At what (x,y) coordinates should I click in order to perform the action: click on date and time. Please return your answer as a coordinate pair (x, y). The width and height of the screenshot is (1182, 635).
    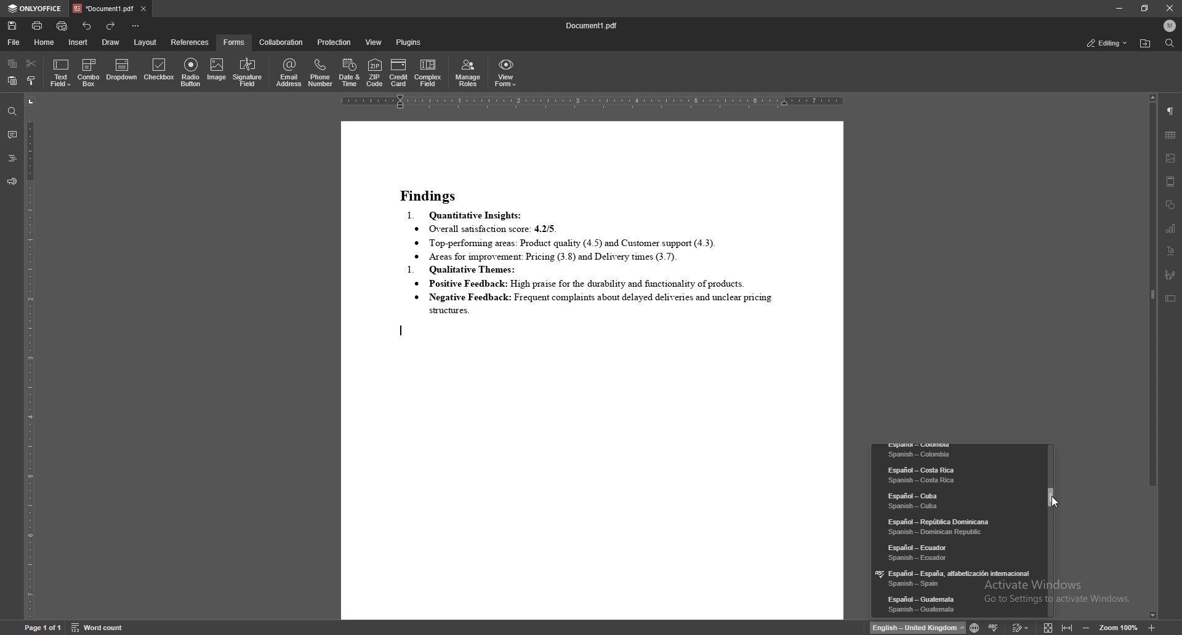
    Looking at the image, I should click on (350, 73).